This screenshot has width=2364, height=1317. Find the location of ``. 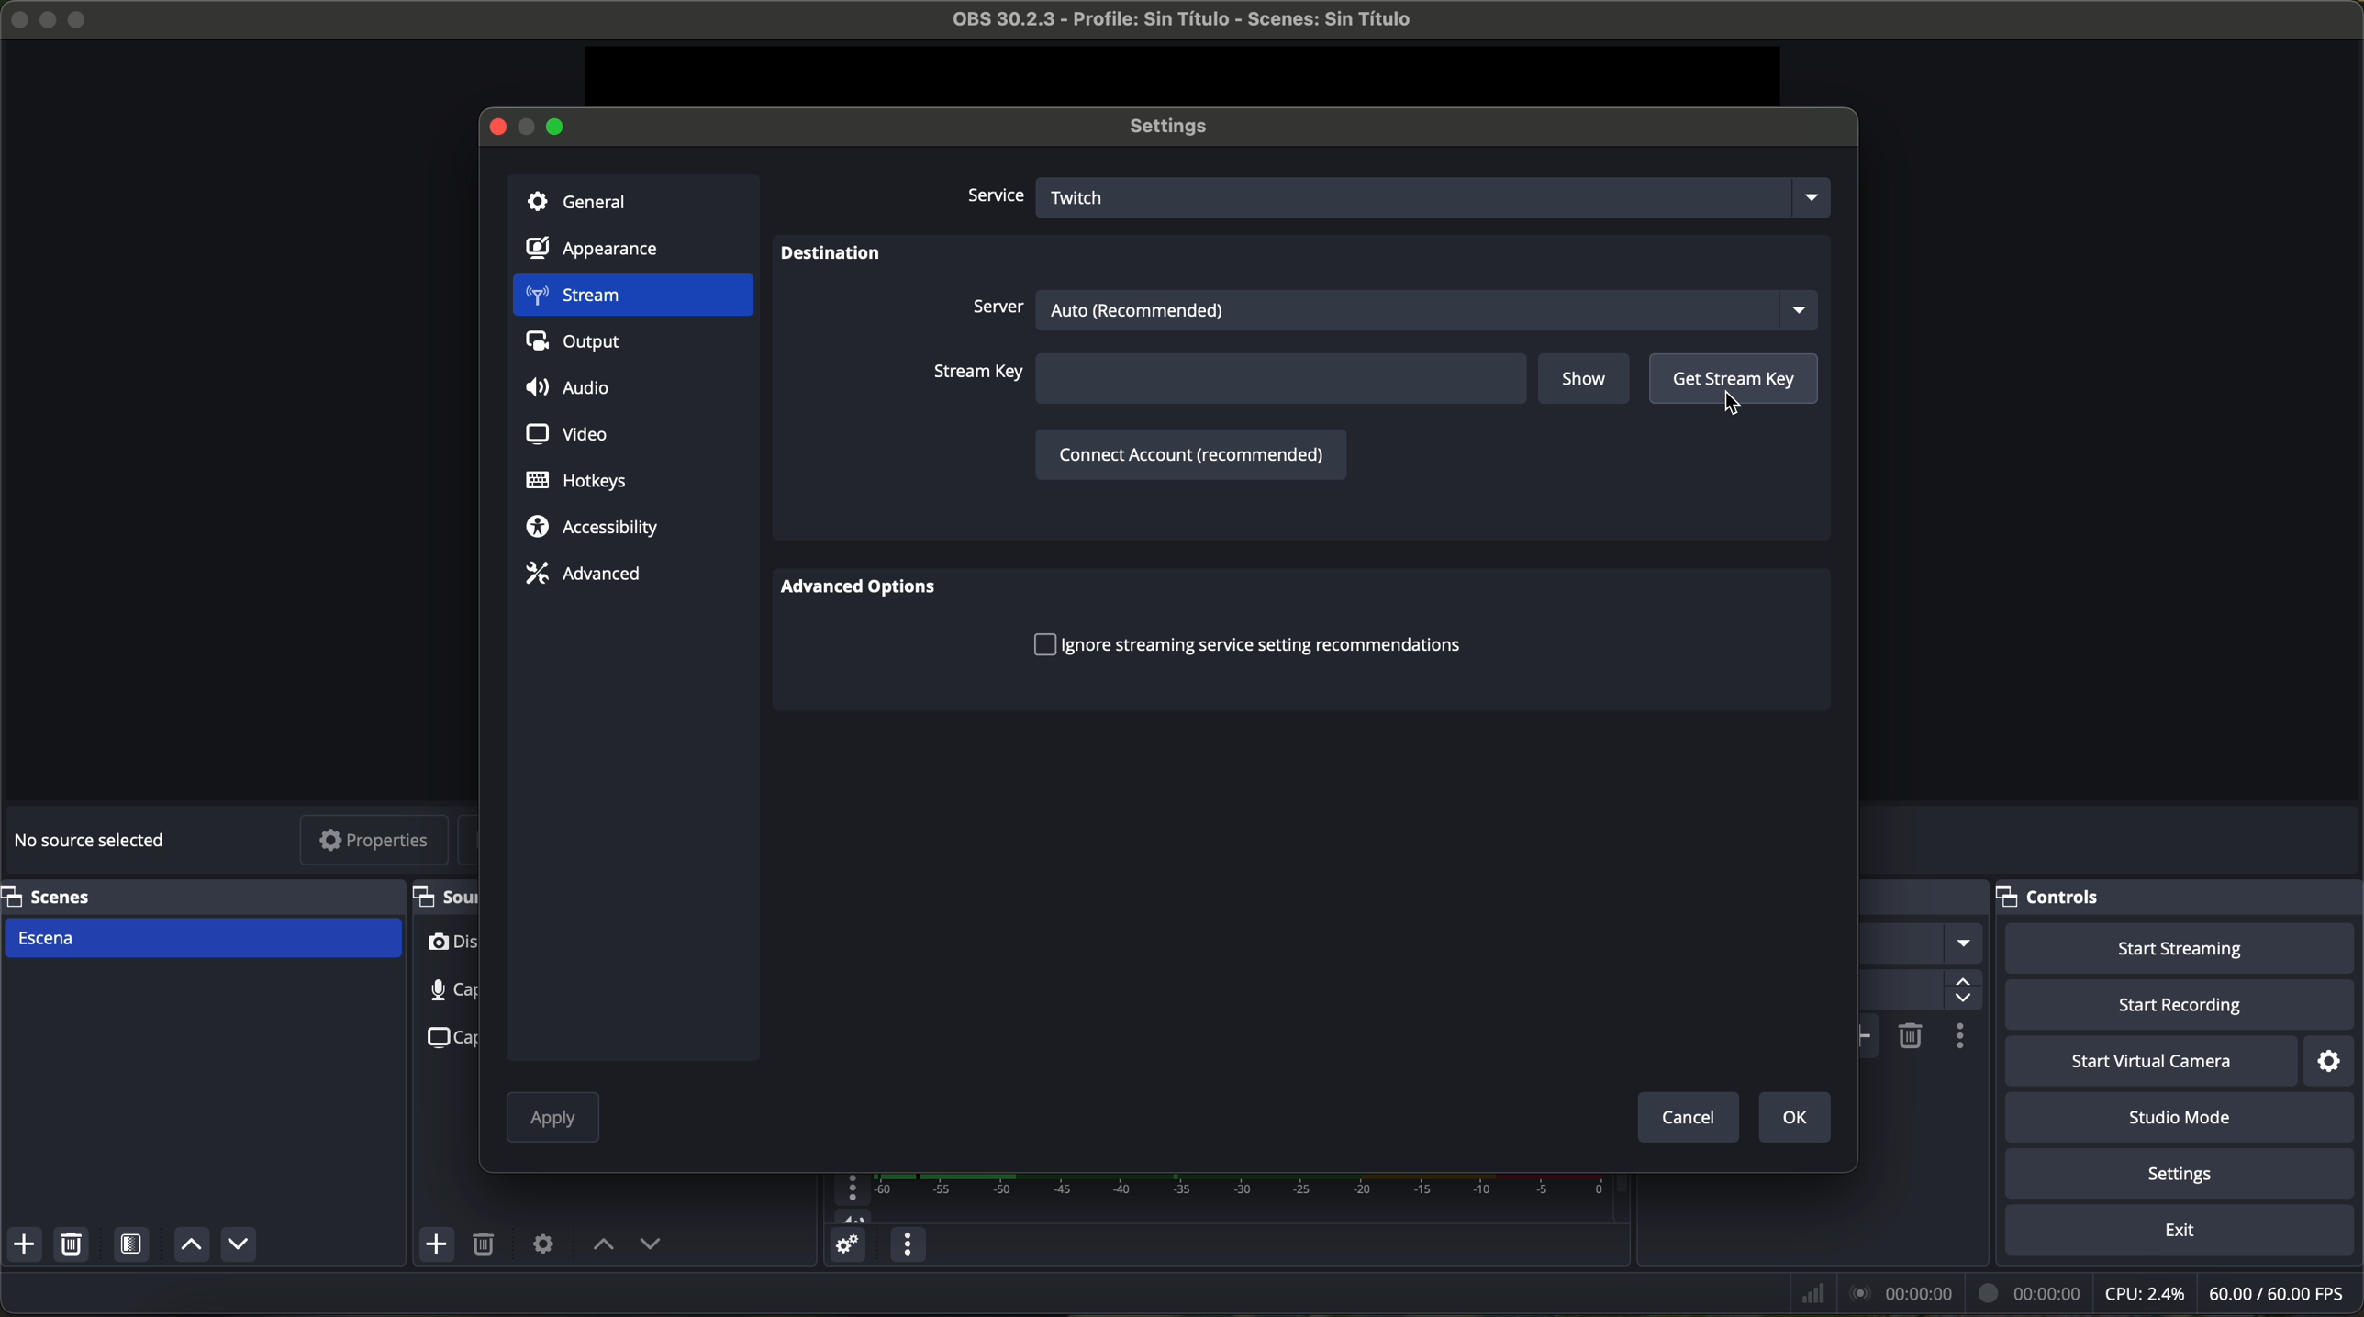

 is located at coordinates (1925, 898).